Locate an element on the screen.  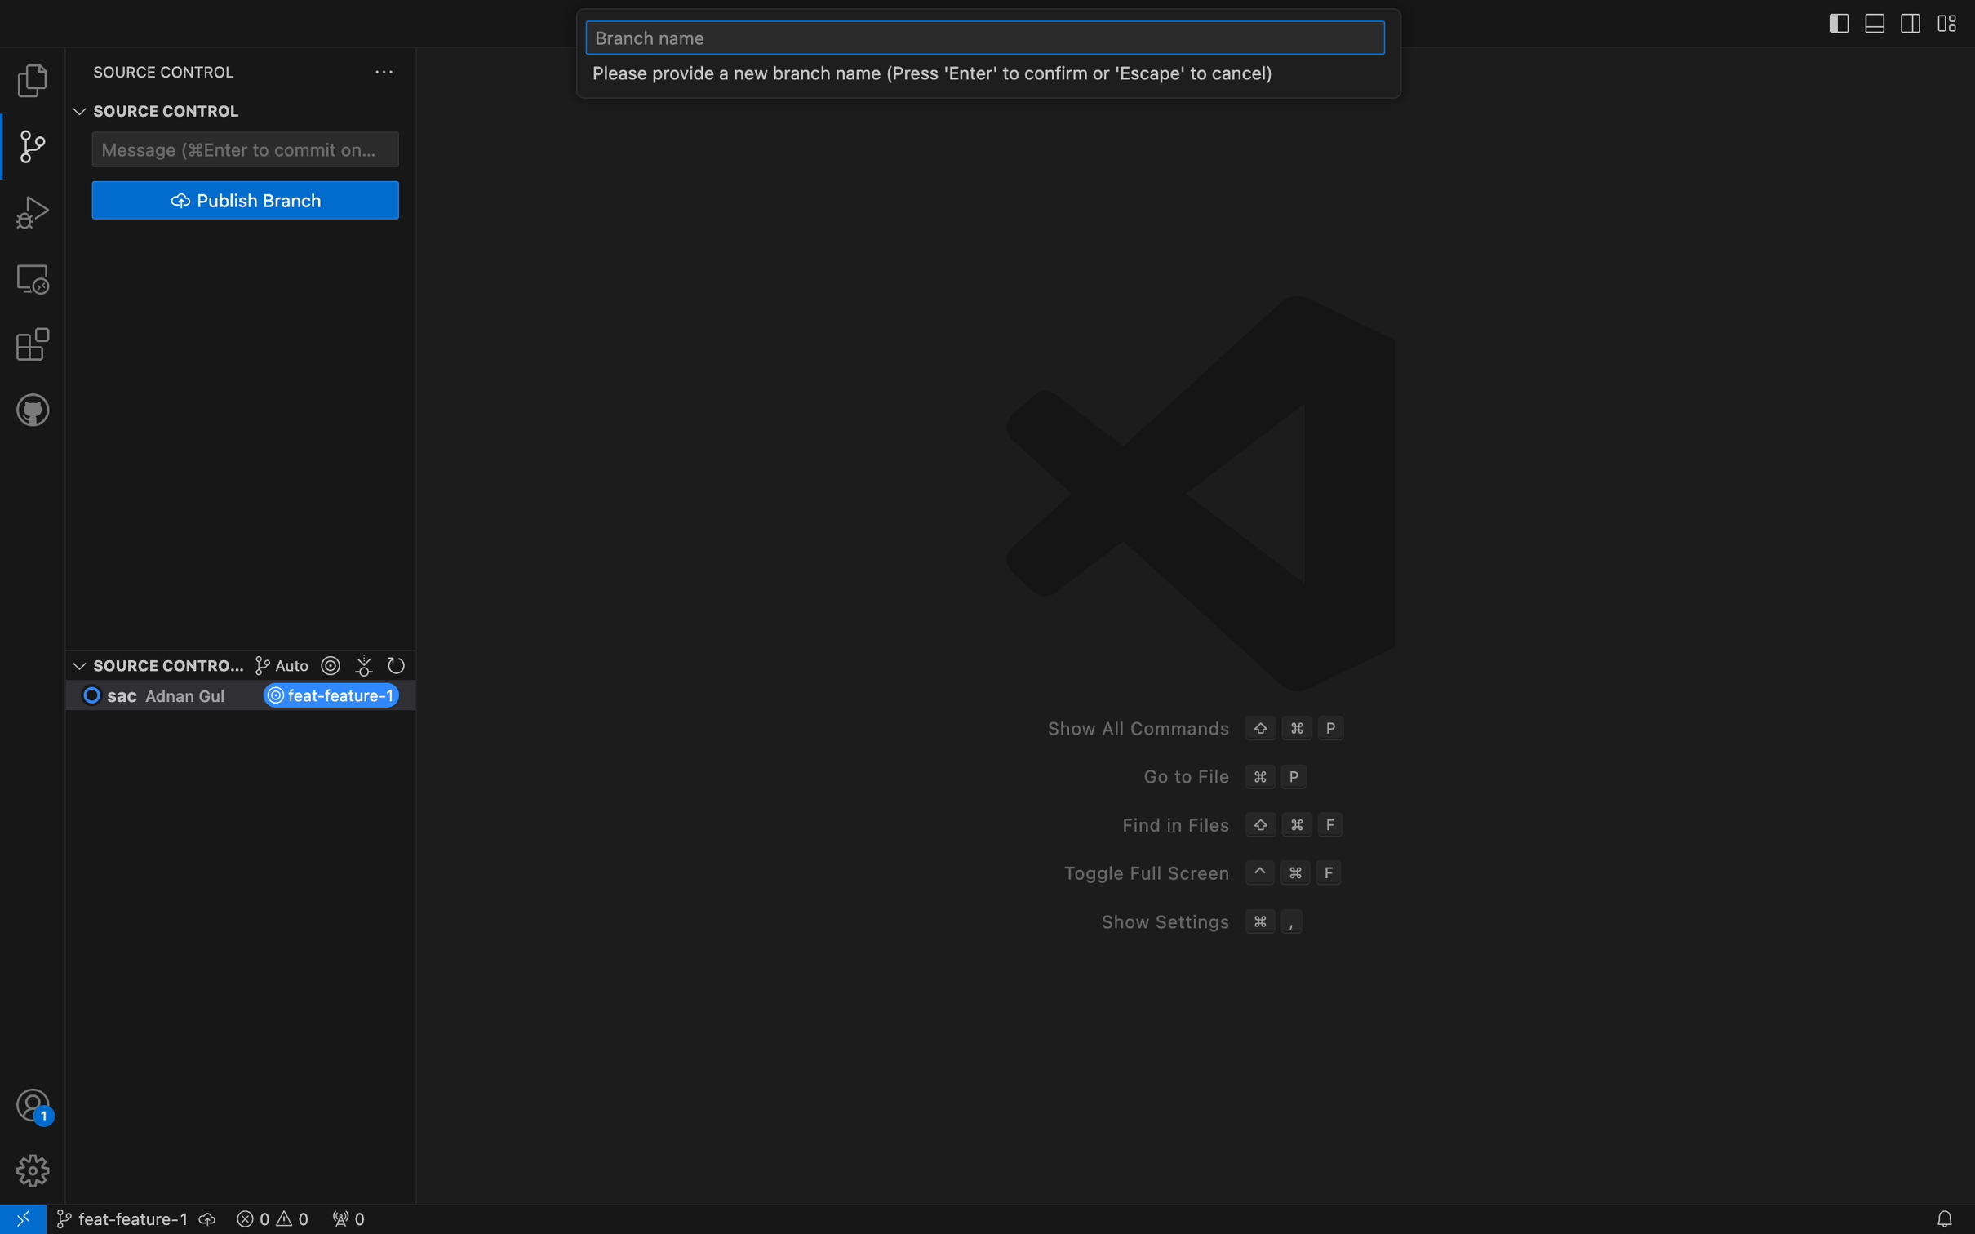
Show Settings is located at coordinates (1152, 921).